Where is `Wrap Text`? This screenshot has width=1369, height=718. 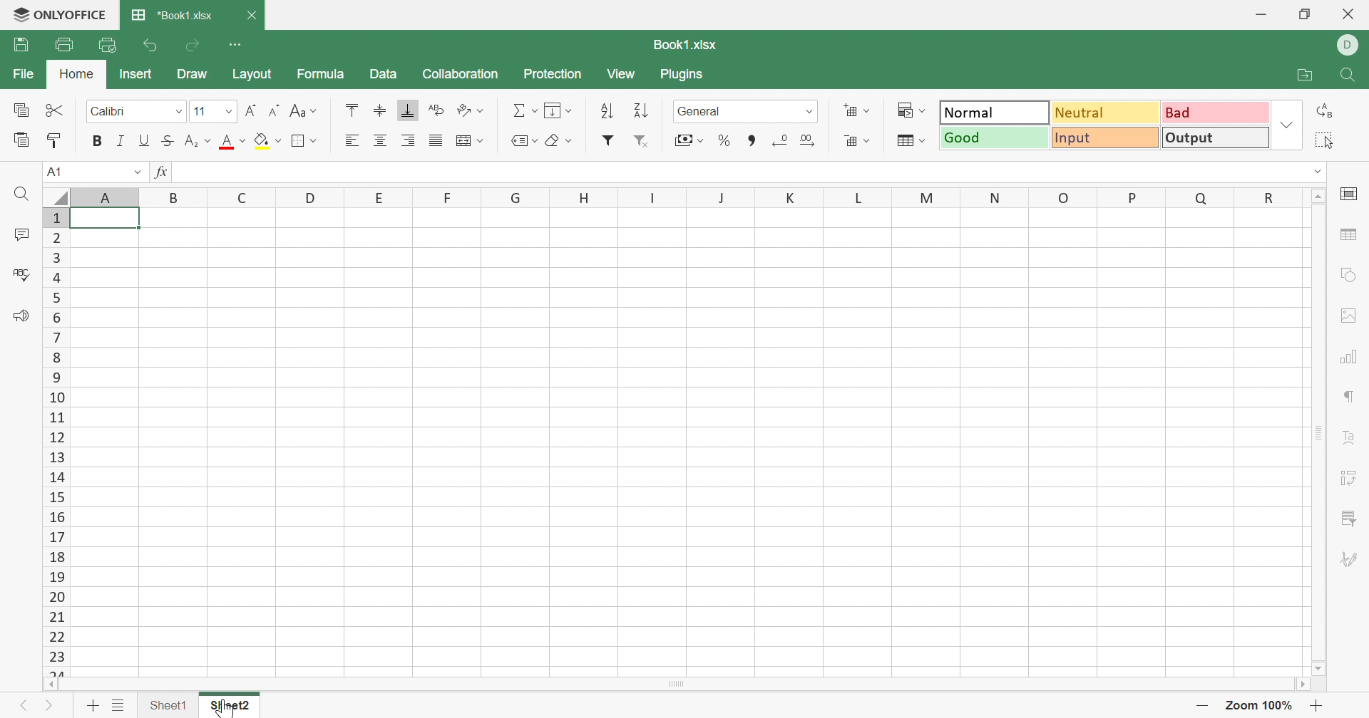 Wrap Text is located at coordinates (436, 109).